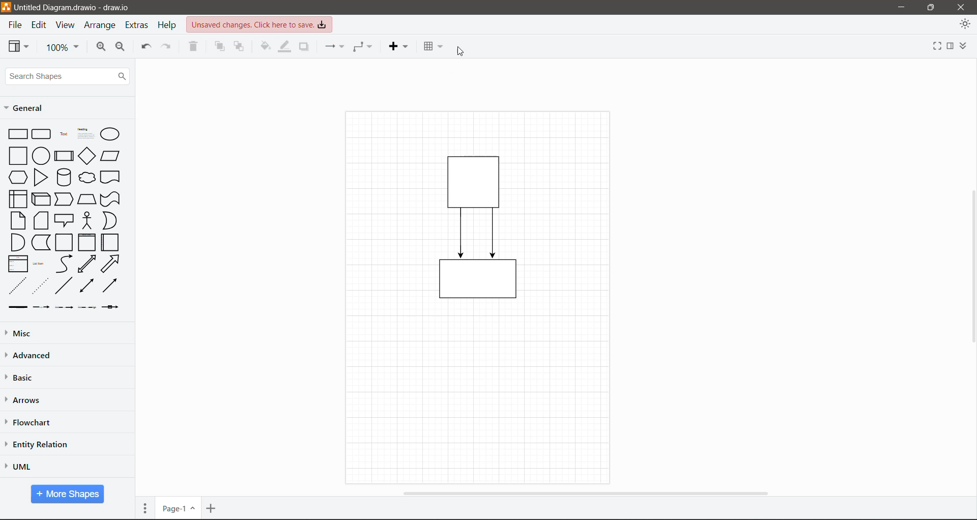 Image resolution: width=977 pixels, height=520 pixels. What do you see at coordinates (40, 25) in the screenshot?
I see `Edit` at bounding box center [40, 25].